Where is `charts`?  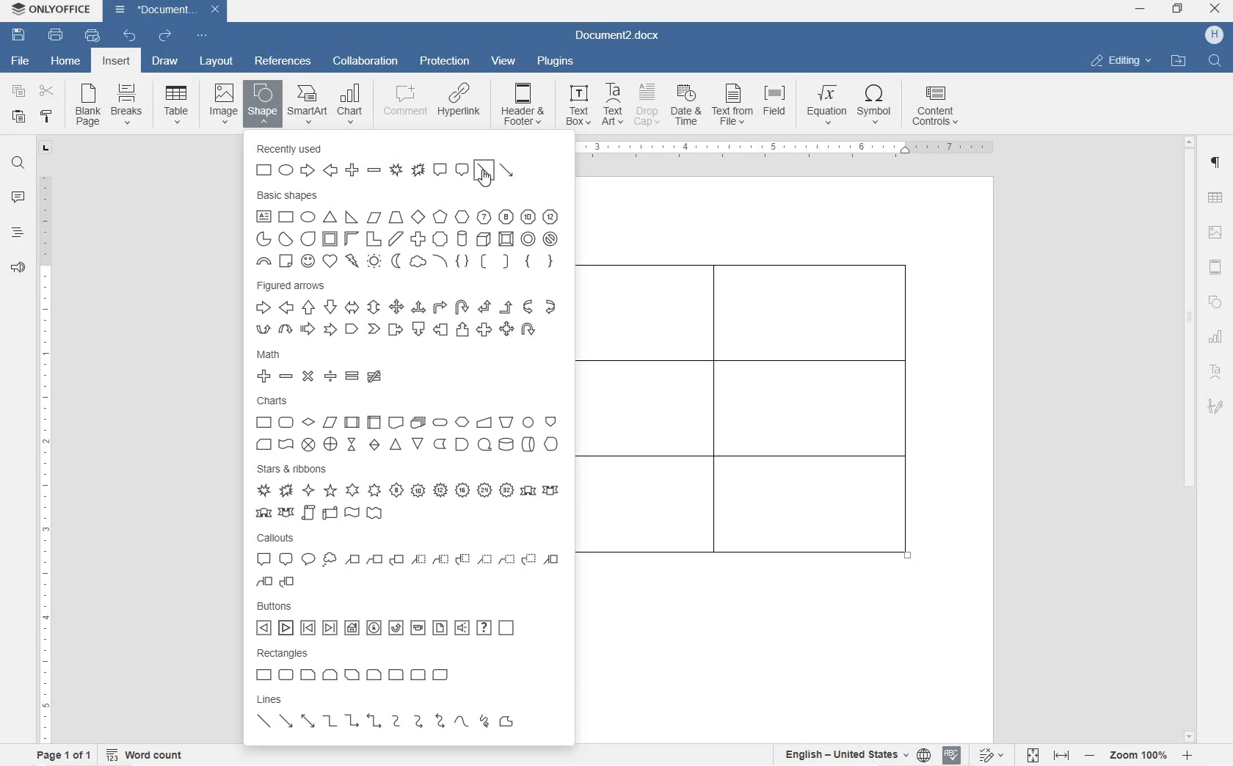 charts is located at coordinates (411, 423).